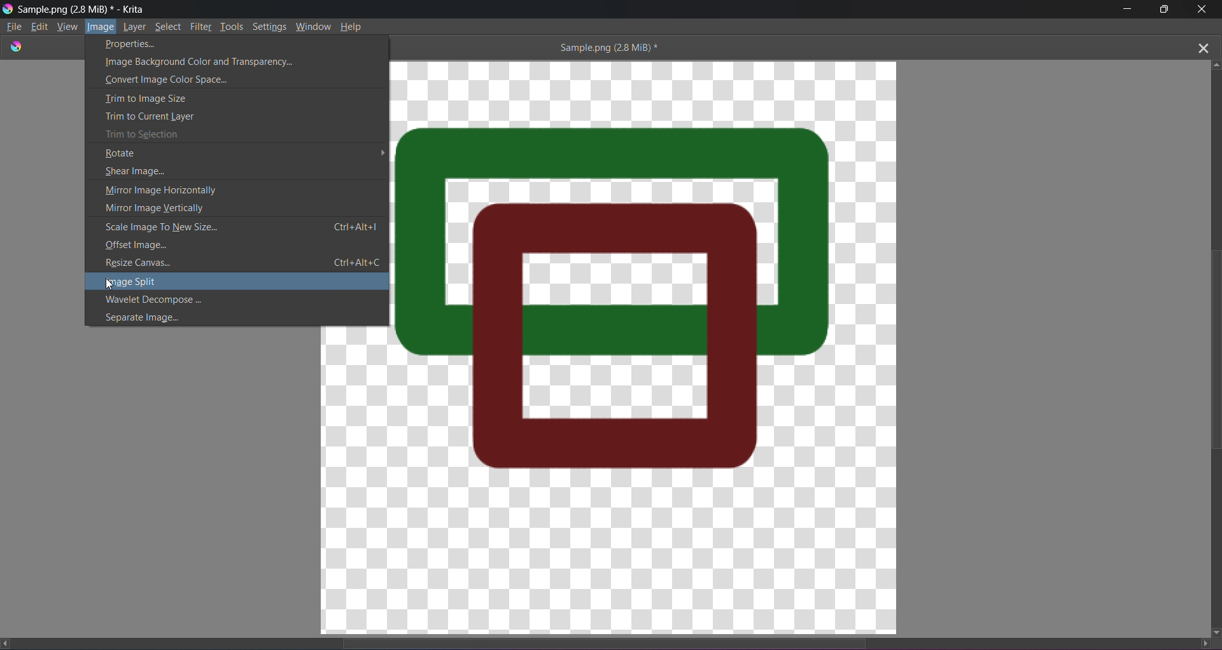  Describe the element at coordinates (244, 226) in the screenshot. I see `Scale Image To New Store` at that location.